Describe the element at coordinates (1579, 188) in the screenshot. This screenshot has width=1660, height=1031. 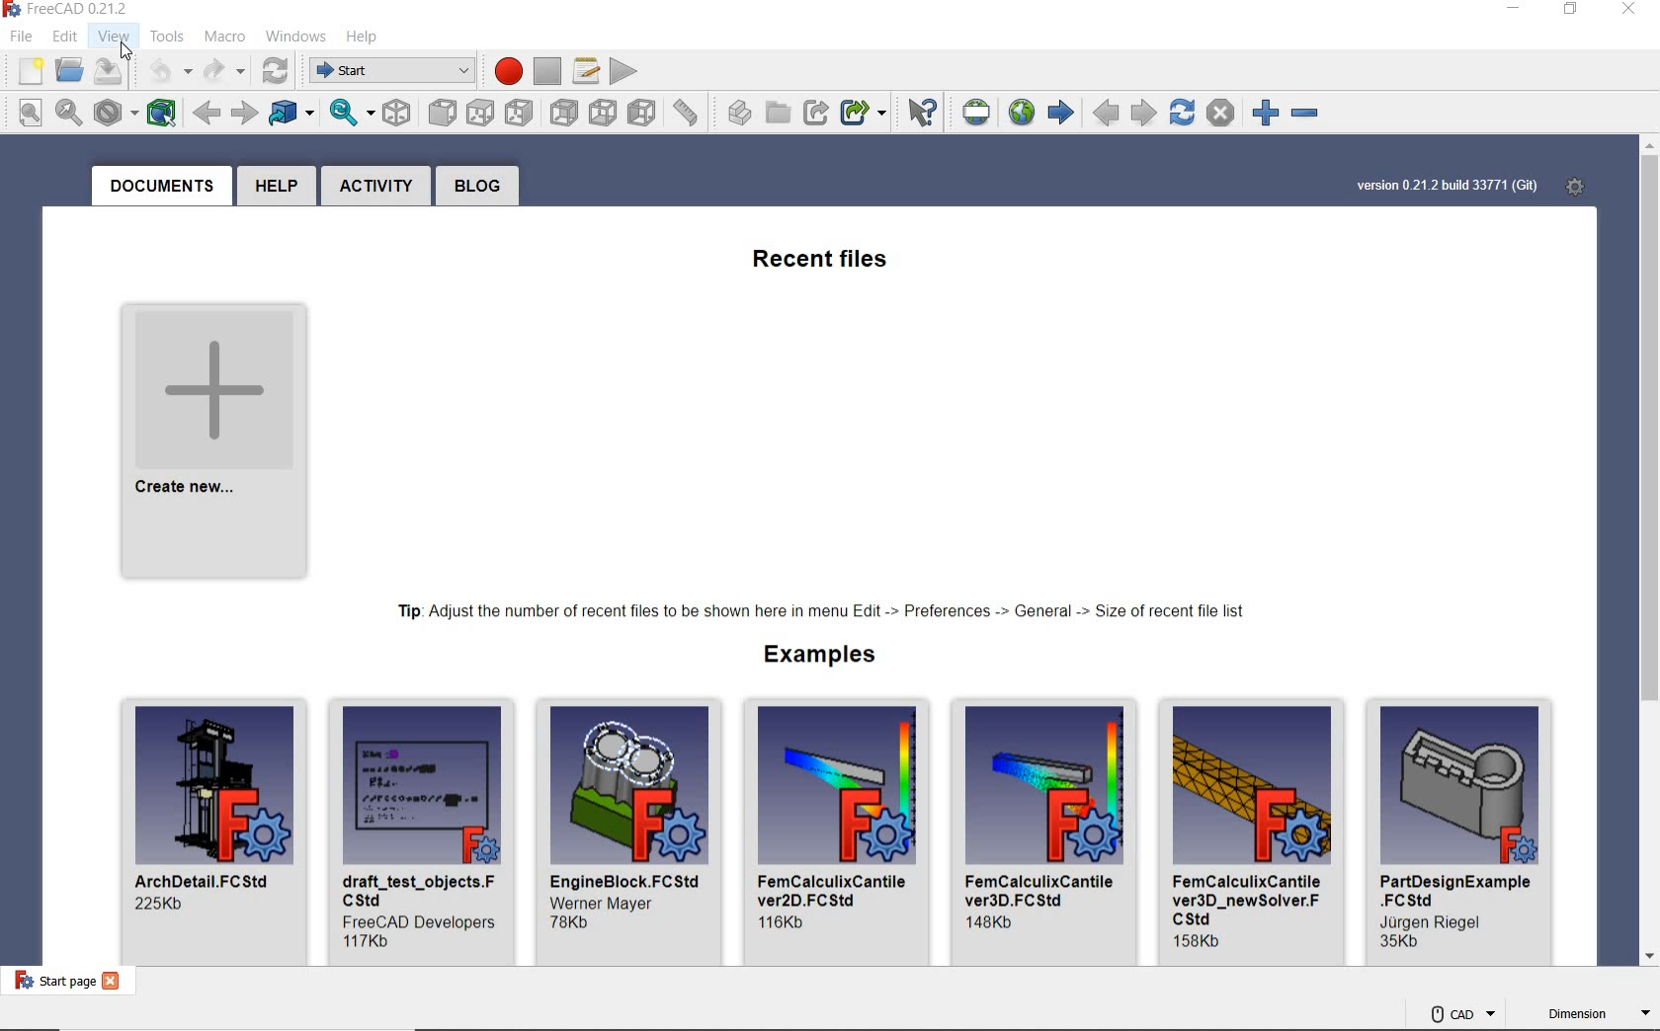
I see `start page preferences` at that location.